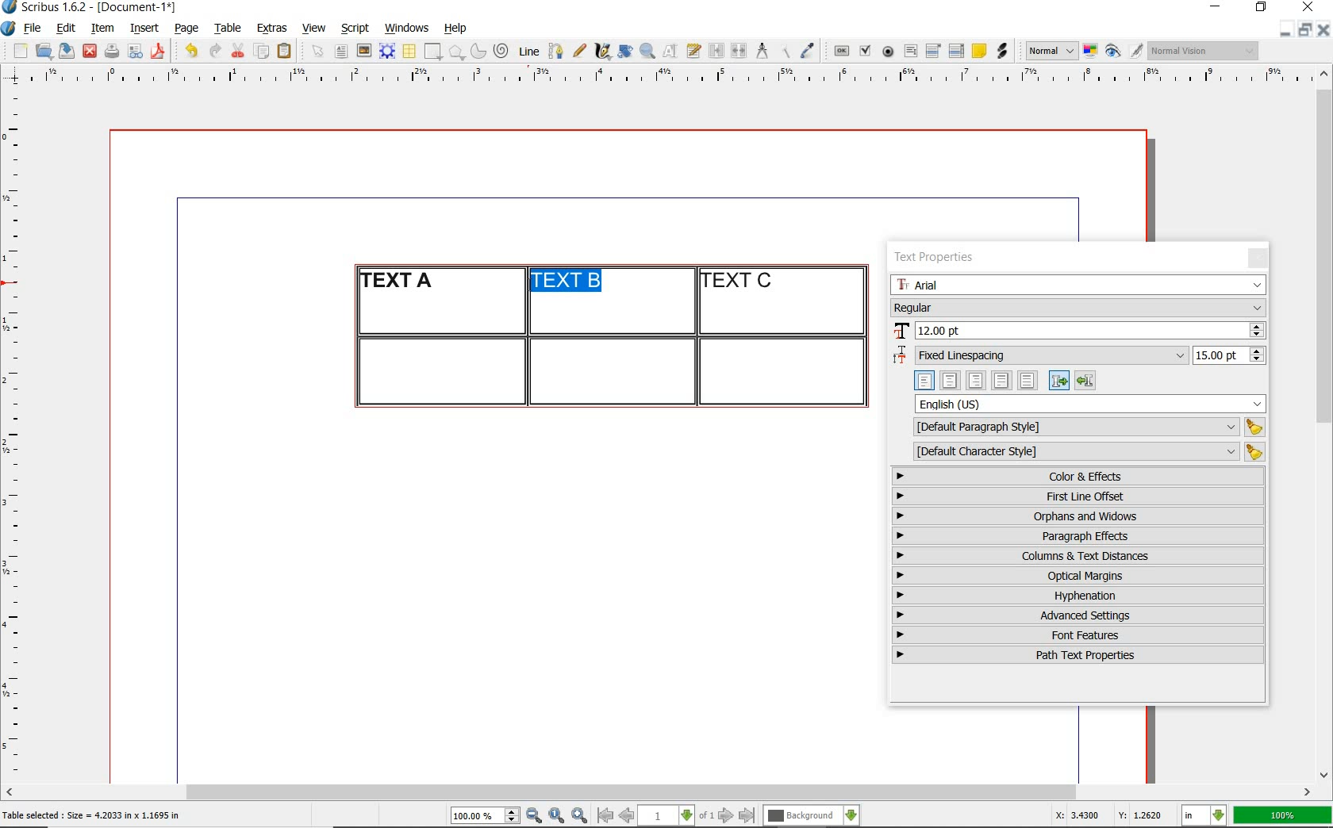  What do you see at coordinates (1286, 29) in the screenshot?
I see `minimize` at bounding box center [1286, 29].